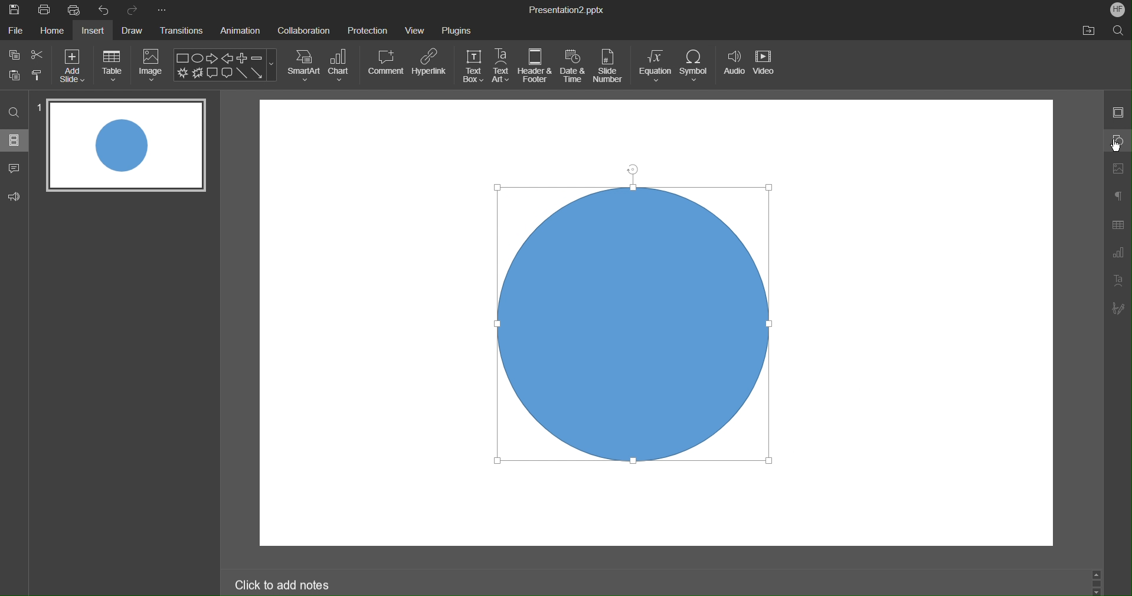  I want to click on Animation, so click(243, 31).